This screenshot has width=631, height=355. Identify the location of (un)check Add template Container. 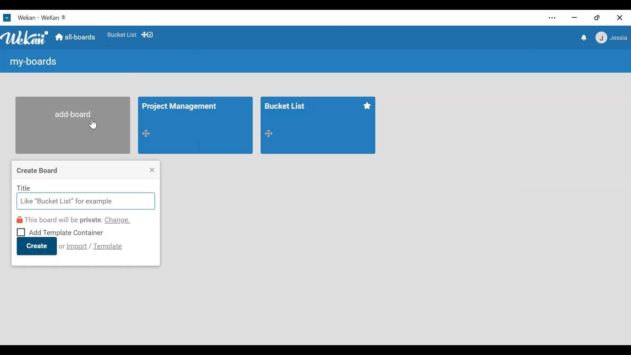
(60, 231).